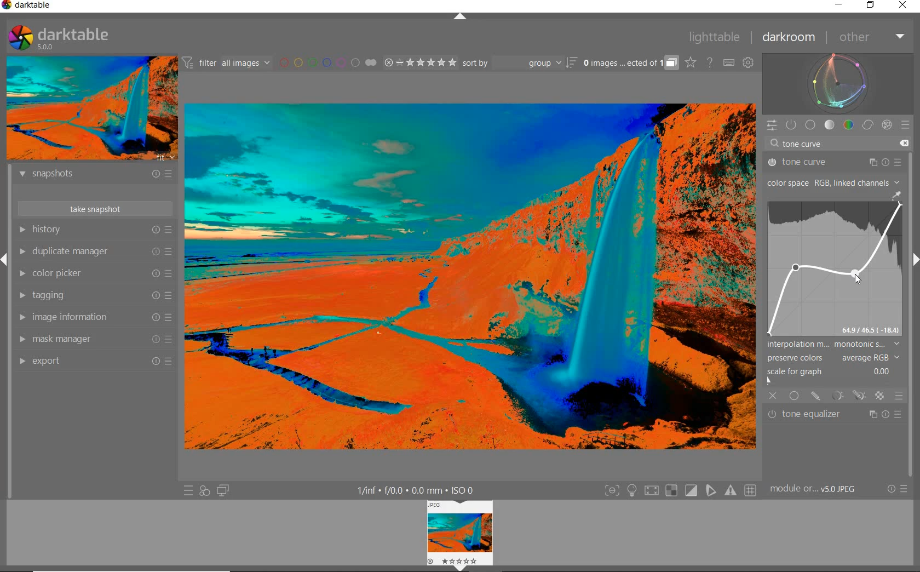 Image resolution: width=920 pixels, height=572 pixels. I want to click on EXPAND/COLLAPSE, so click(461, 19).